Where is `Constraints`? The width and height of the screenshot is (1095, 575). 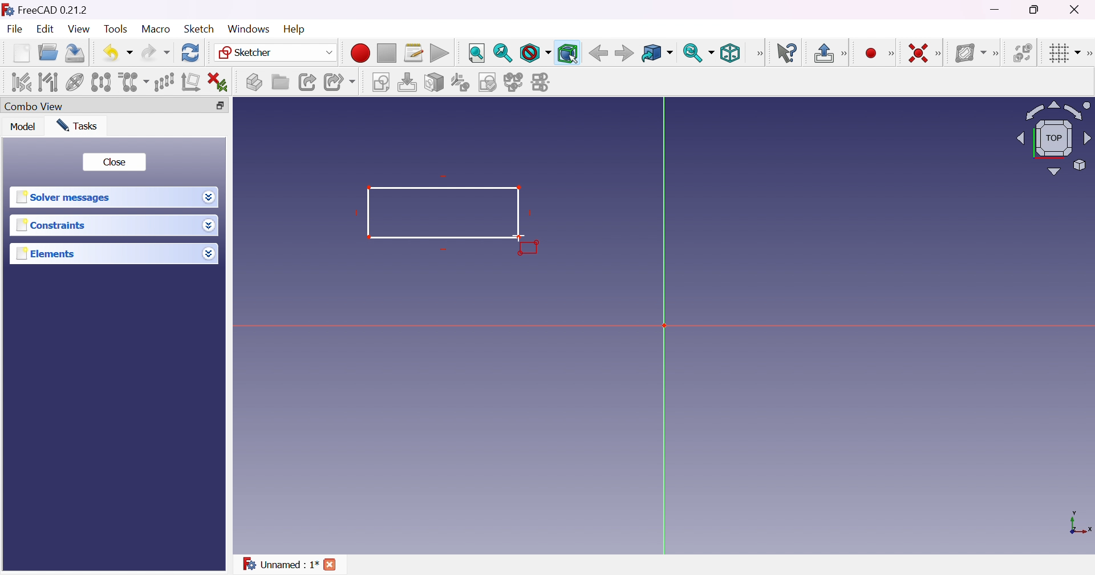
Constraints is located at coordinates (52, 225).